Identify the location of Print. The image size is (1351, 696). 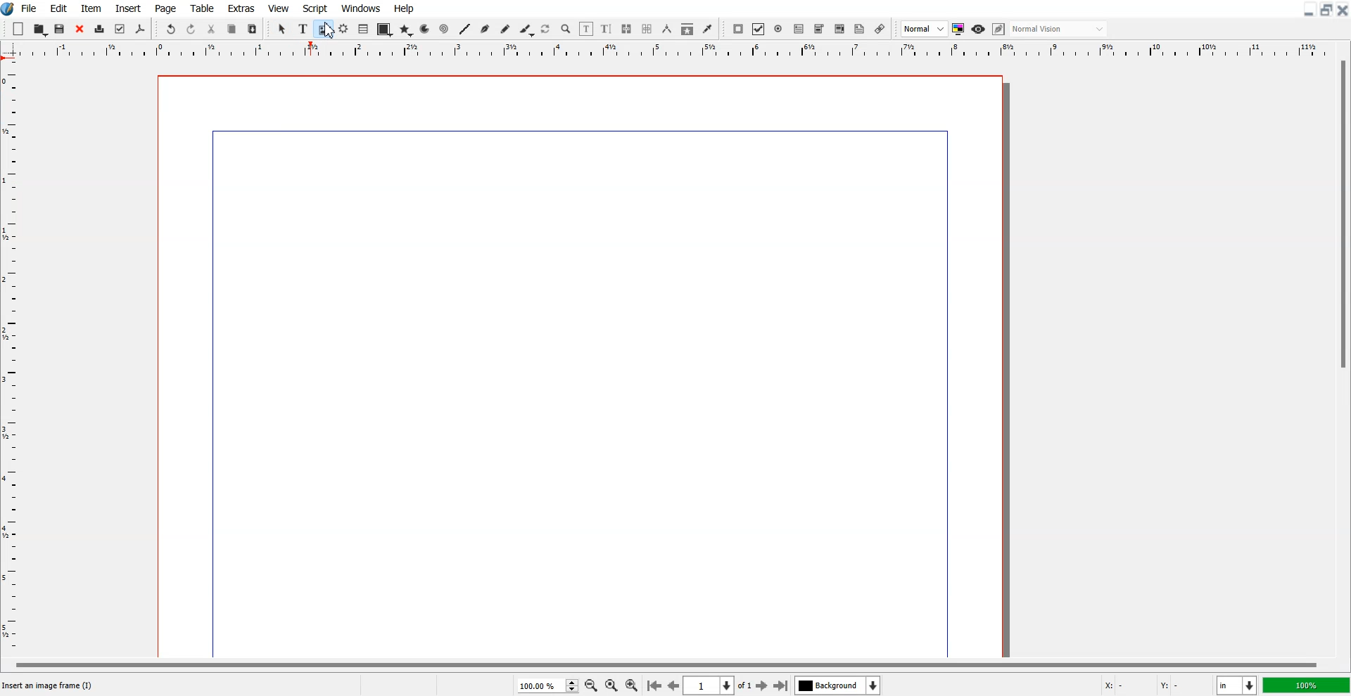
(99, 29).